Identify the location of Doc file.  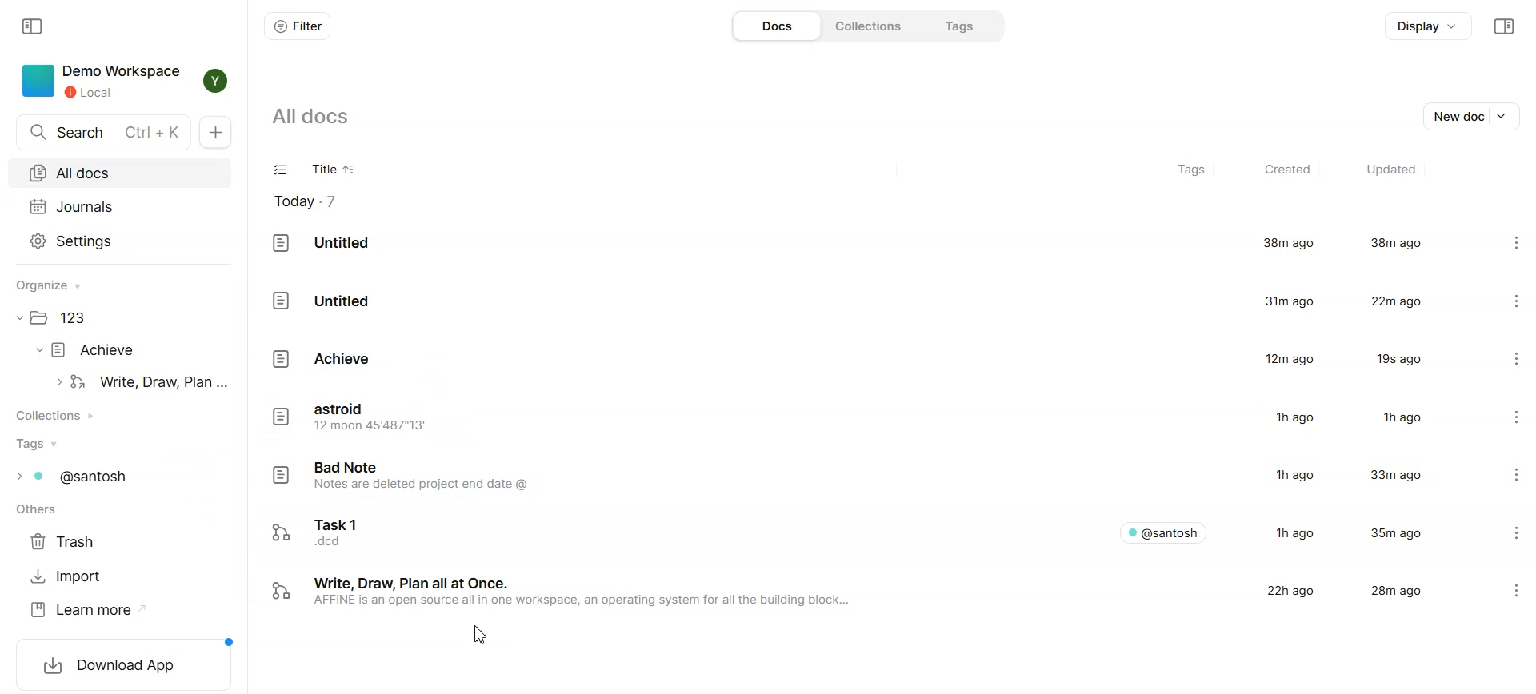
(142, 382).